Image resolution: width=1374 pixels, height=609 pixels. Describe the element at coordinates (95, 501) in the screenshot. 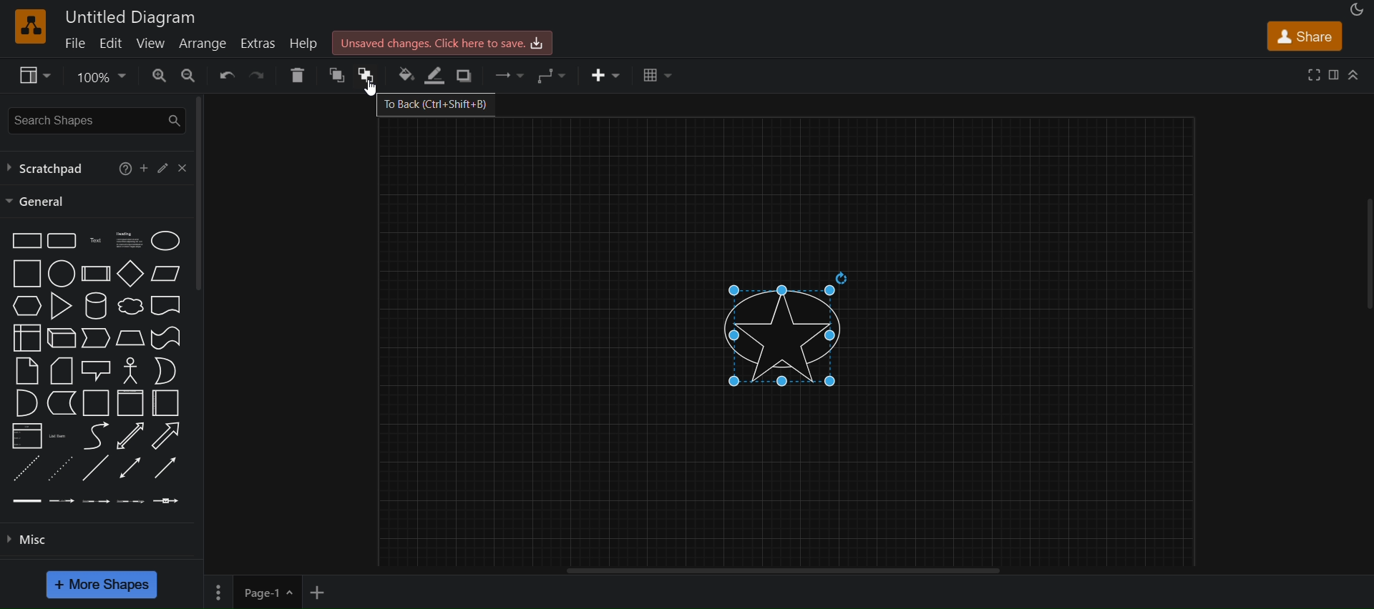

I see `connetor with 2 lable` at that location.